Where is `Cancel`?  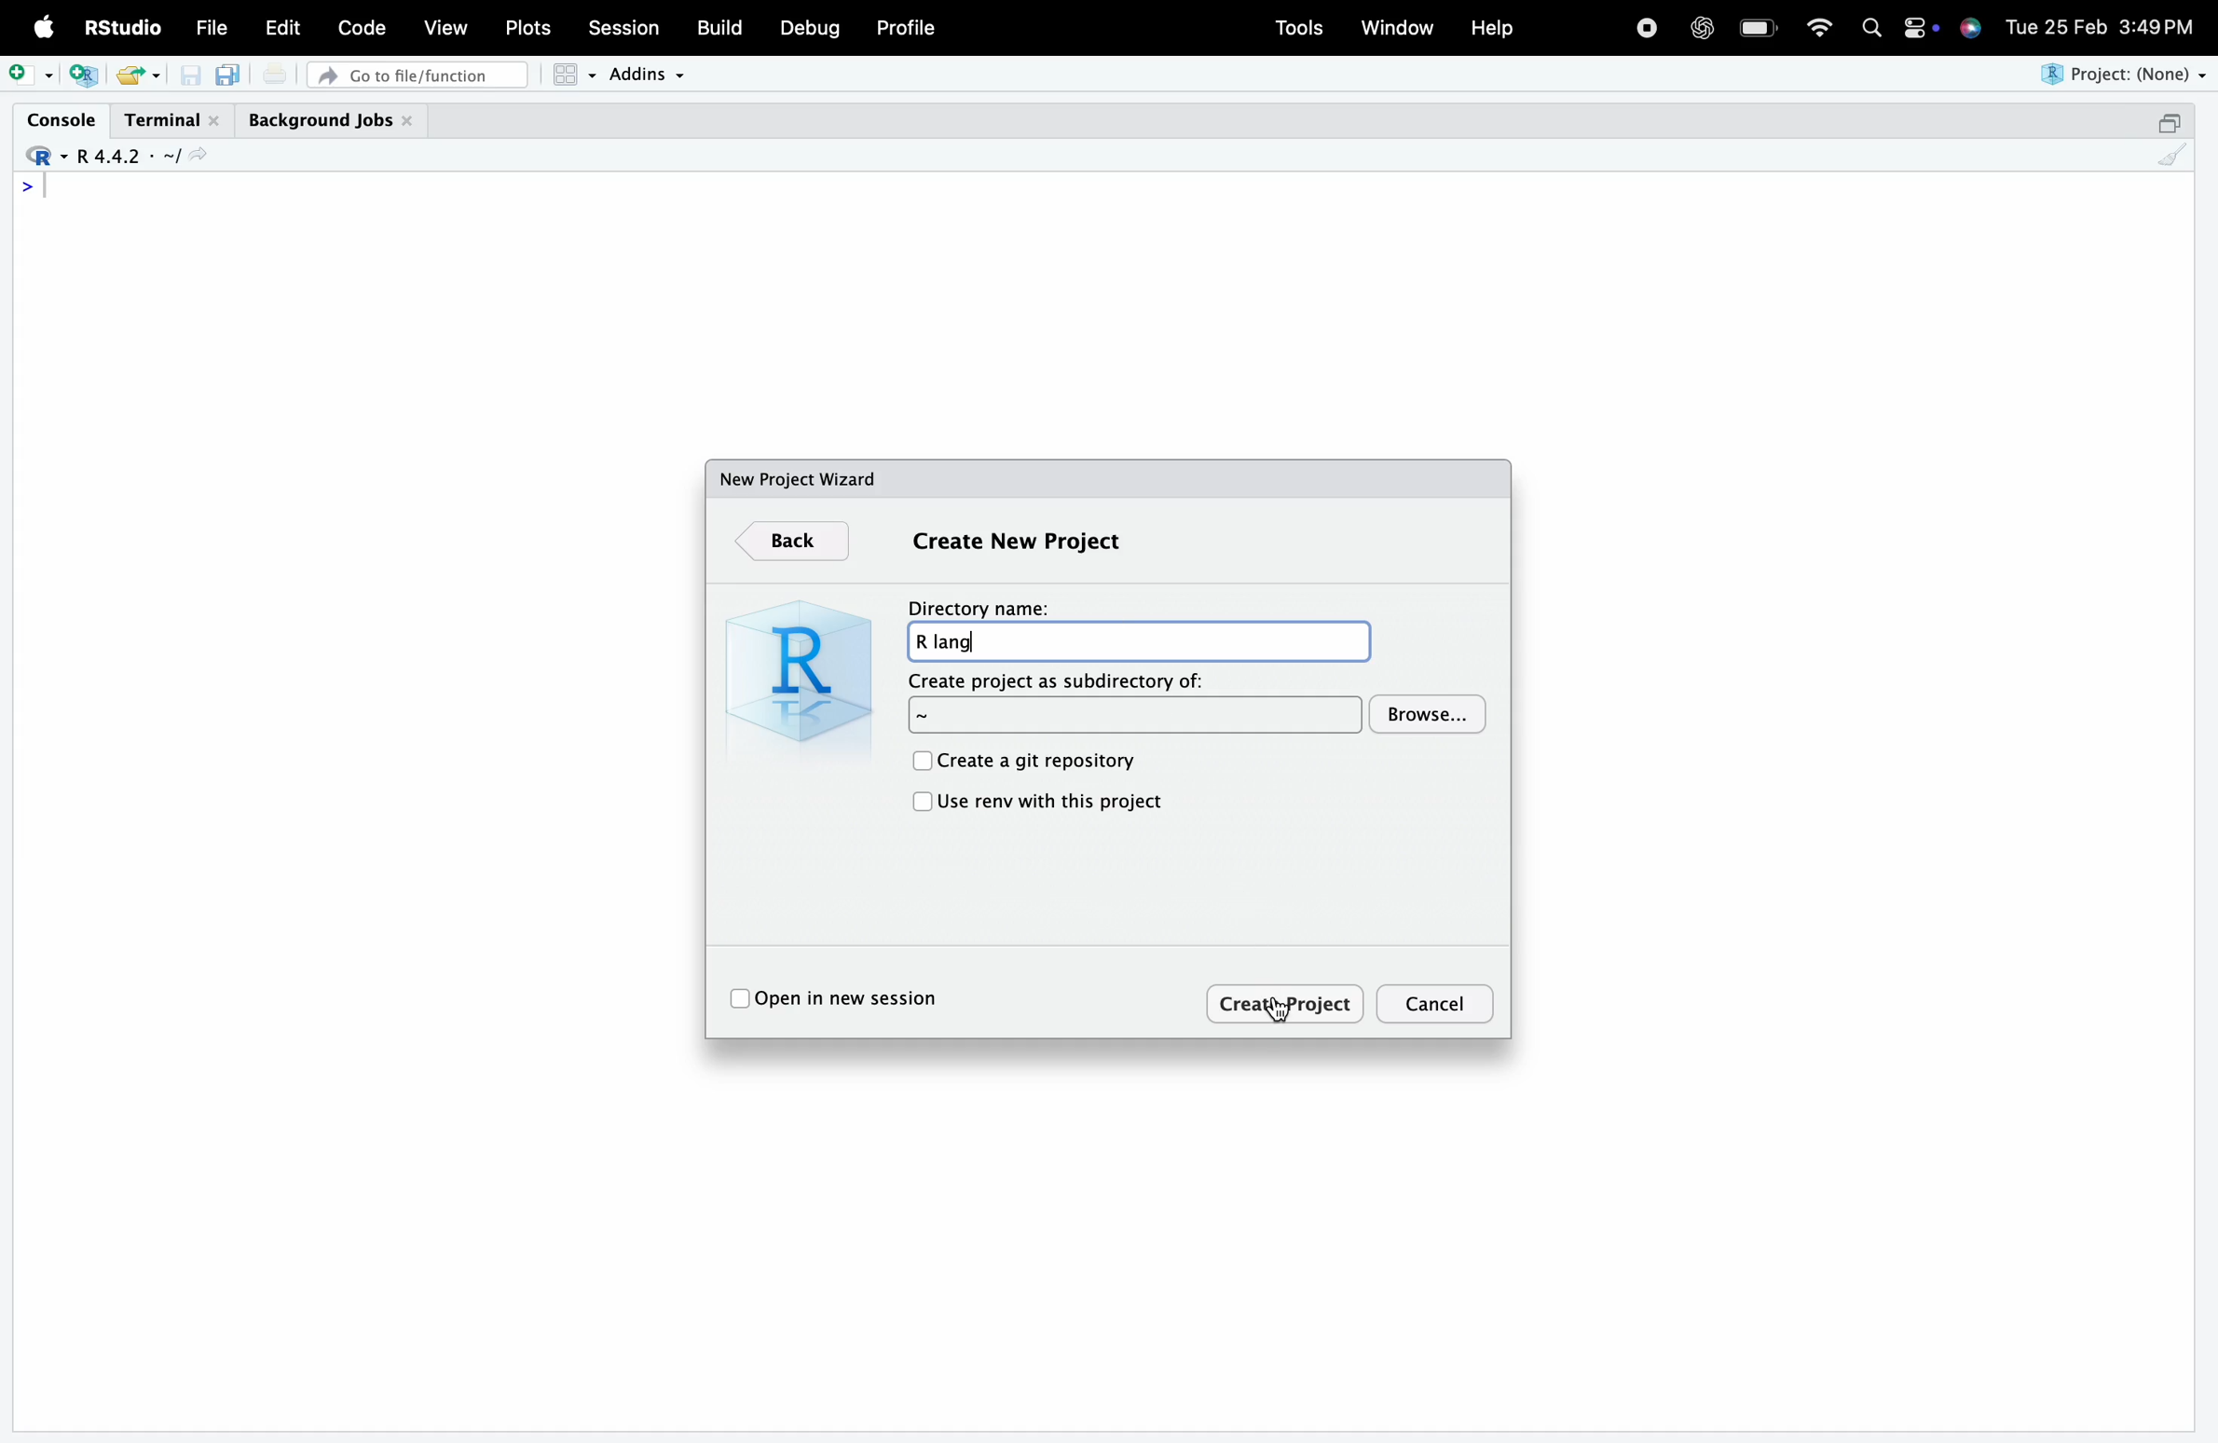
Cancel is located at coordinates (1438, 1005).